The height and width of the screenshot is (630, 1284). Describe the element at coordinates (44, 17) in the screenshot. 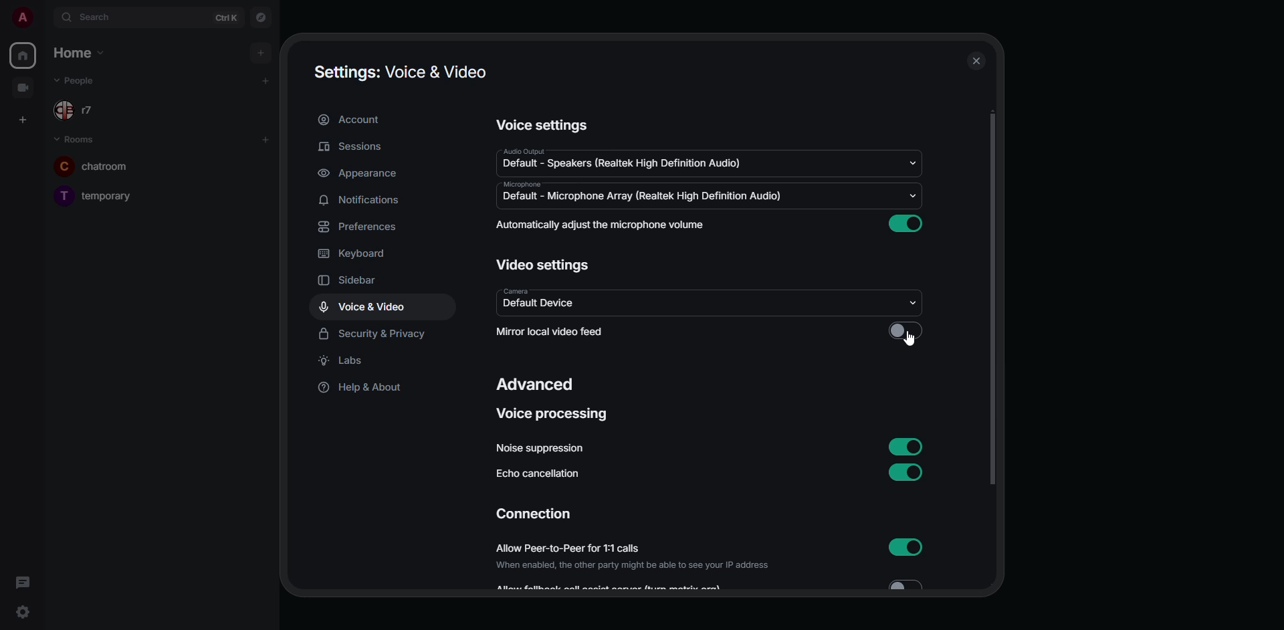

I see `expand` at that location.